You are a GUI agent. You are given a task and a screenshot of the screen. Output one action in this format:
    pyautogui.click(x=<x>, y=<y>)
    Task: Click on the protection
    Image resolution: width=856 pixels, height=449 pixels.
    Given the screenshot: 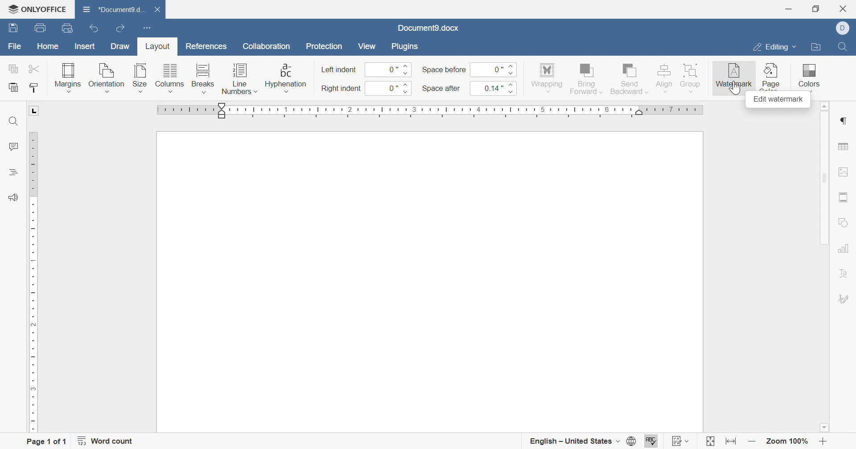 What is the action you would take?
    pyautogui.click(x=324, y=48)
    